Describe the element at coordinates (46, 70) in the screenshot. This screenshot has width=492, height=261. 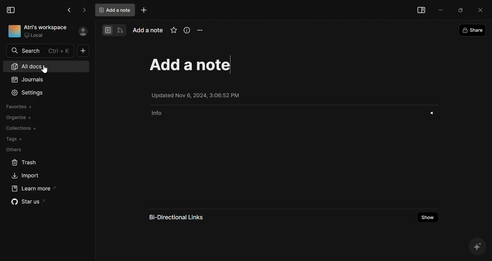
I see `cursor` at that location.